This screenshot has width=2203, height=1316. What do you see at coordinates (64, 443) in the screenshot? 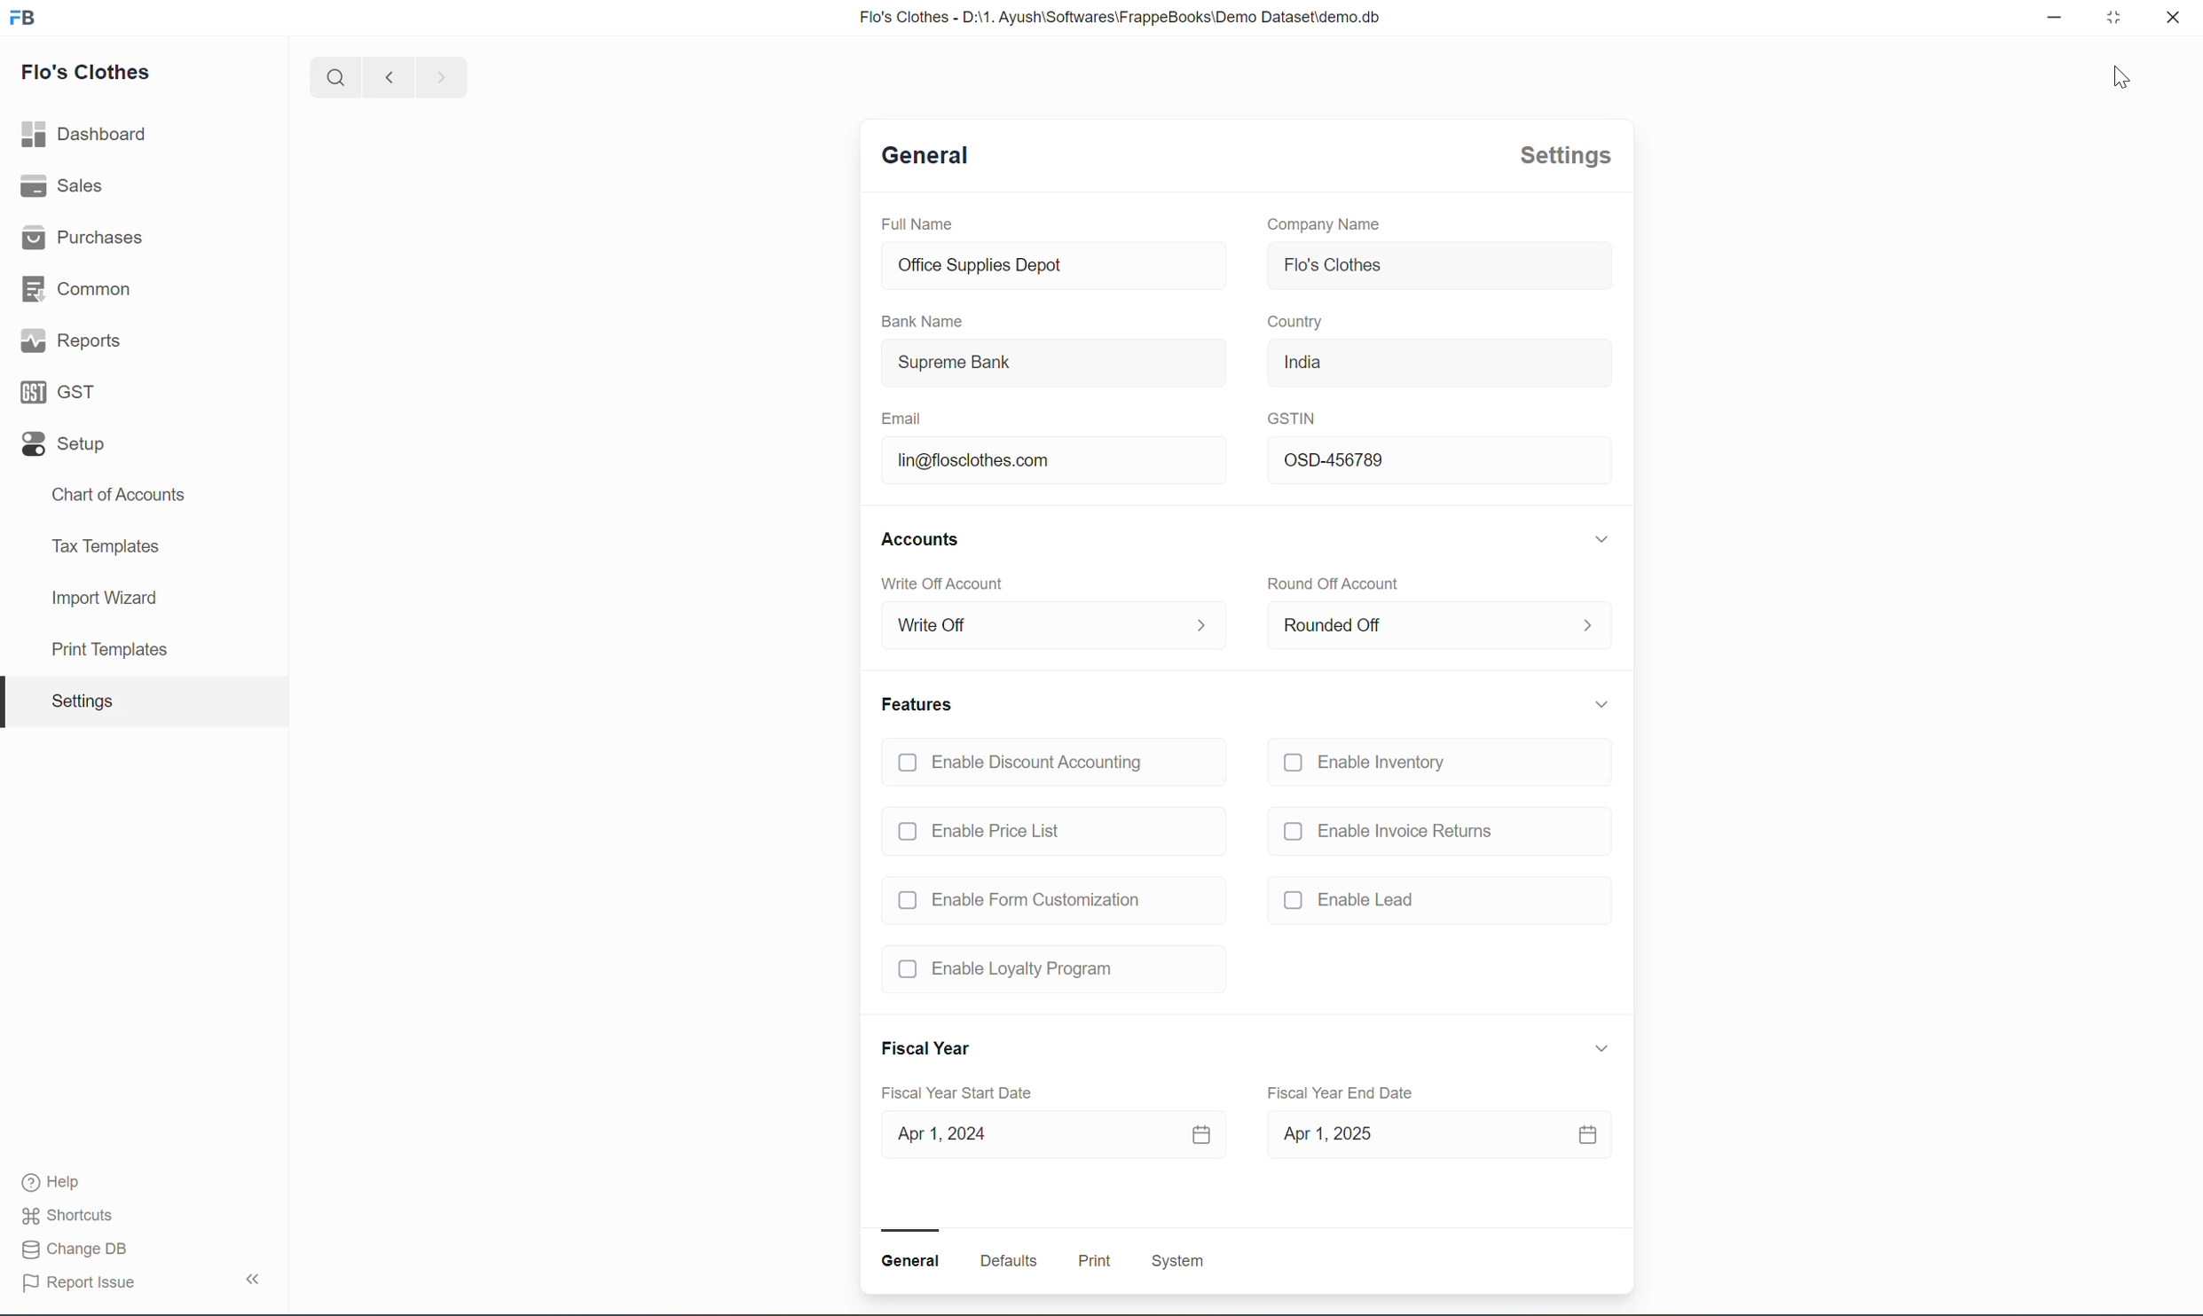
I see `Setup` at bounding box center [64, 443].